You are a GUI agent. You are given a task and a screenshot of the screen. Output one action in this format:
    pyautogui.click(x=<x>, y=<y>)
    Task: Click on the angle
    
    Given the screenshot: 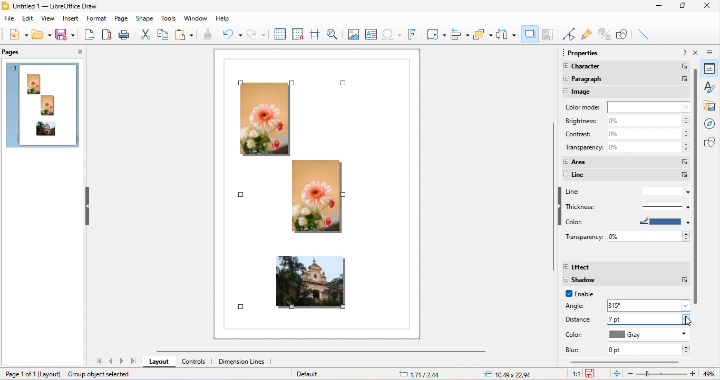 What is the action you would take?
    pyautogui.click(x=581, y=306)
    